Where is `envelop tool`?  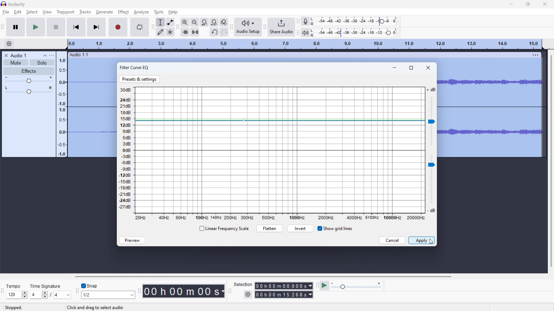 envelop tool is located at coordinates (170, 22).